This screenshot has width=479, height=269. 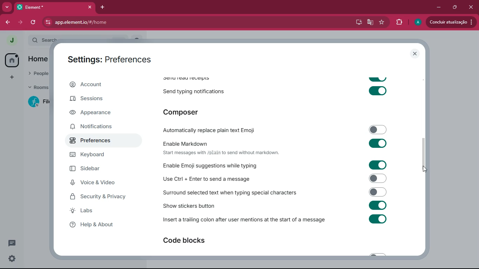 I want to click on extensions, so click(x=399, y=22).